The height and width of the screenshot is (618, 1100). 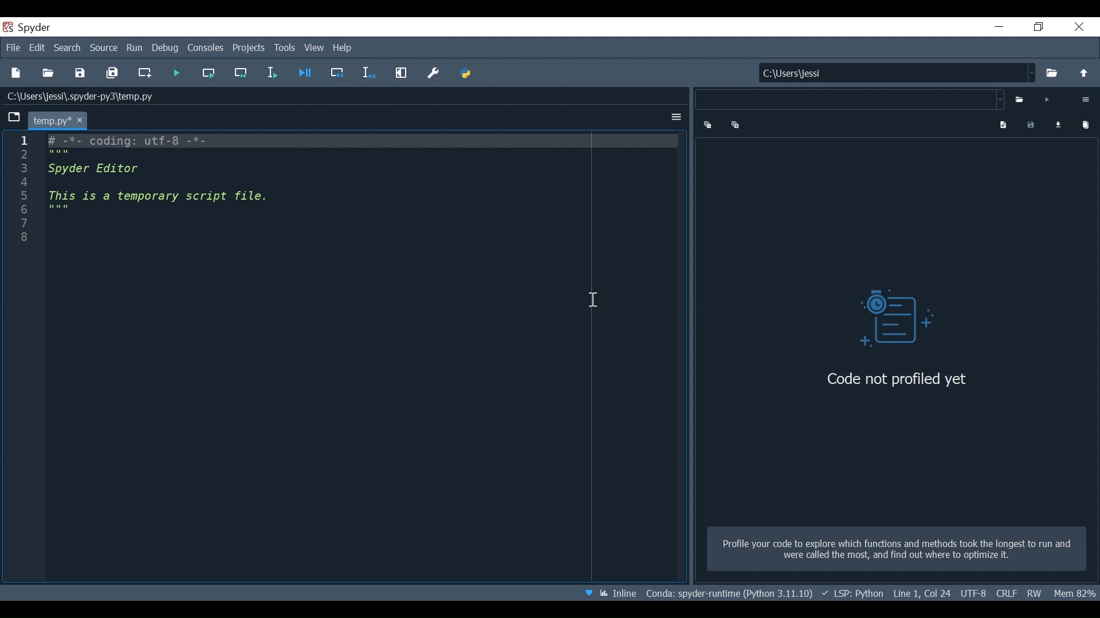 What do you see at coordinates (468, 74) in the screenshot?
I see `PYTHONPATH Manager` at bounding box center [468, 74].